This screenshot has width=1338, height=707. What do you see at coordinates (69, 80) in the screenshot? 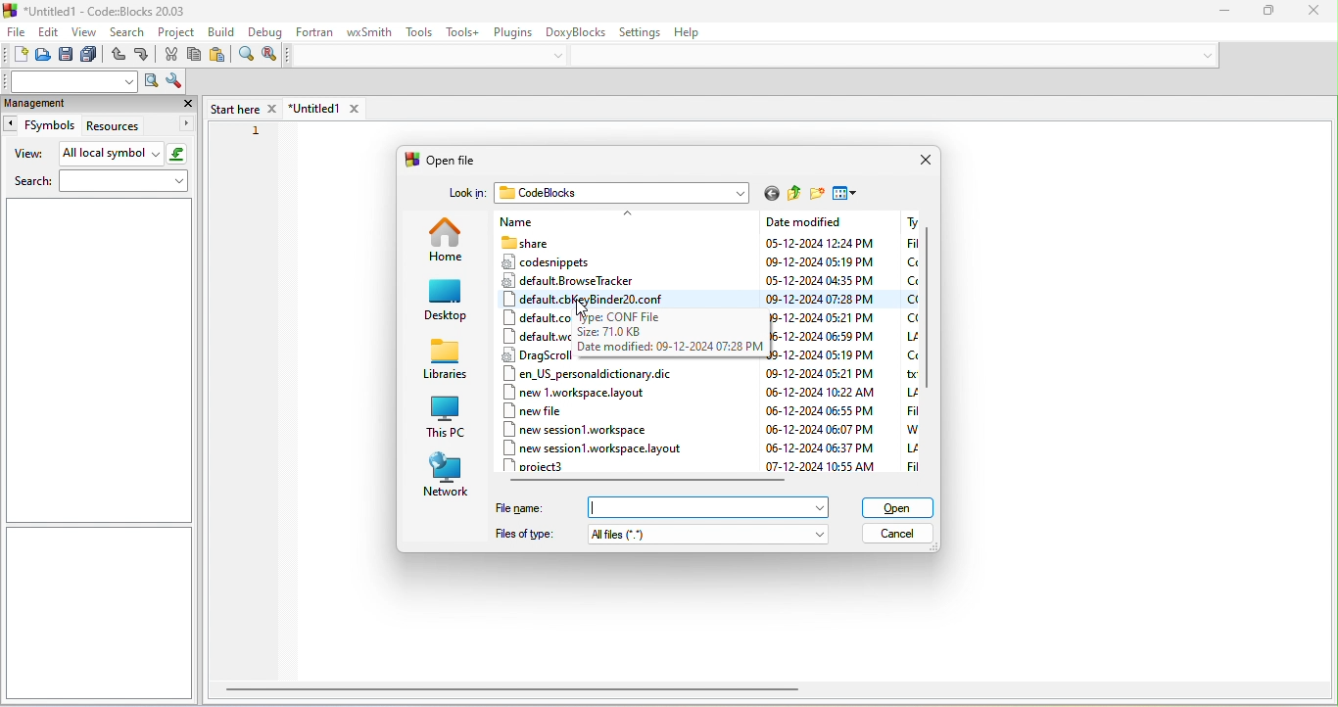
I see `search text` at bounding box center [69, 80].